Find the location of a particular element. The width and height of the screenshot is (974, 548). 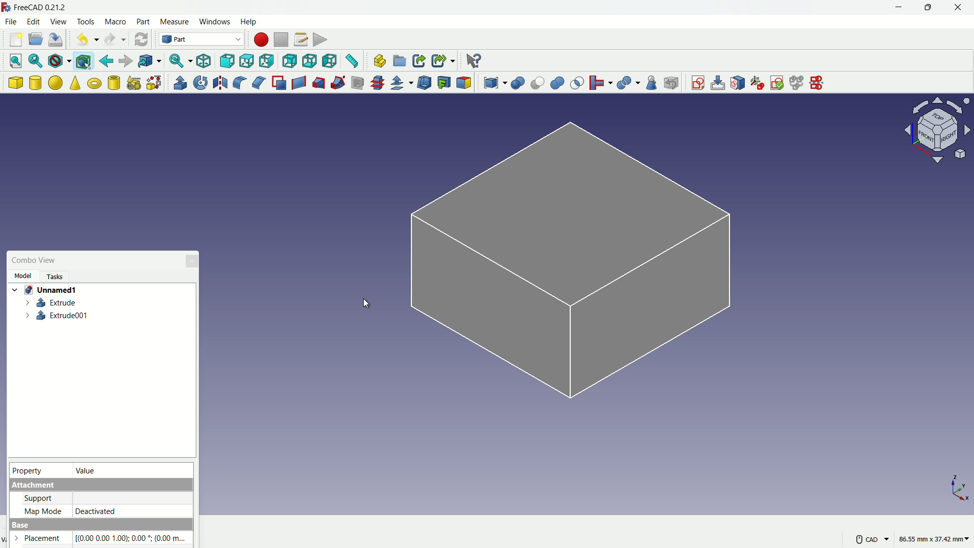

edit sketch is located at coordinates (717, 83).